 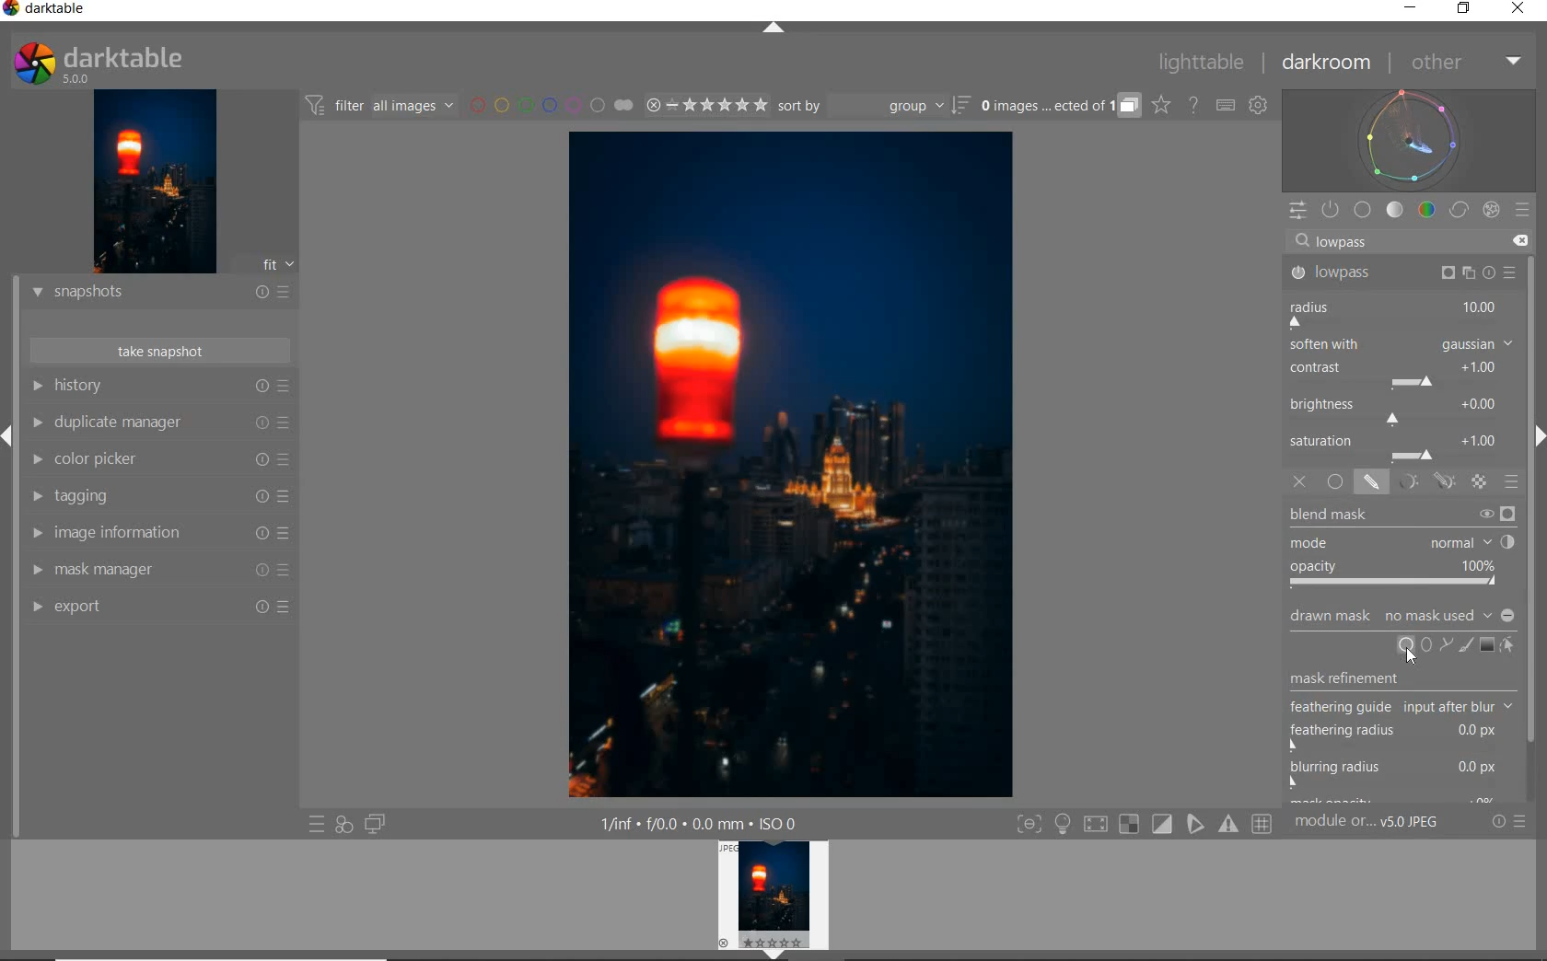 What do you see at coordinates (9, 433) in the screenshot?
I see `EXPAND/COLLAPSE` at bounding box center [9, 433].